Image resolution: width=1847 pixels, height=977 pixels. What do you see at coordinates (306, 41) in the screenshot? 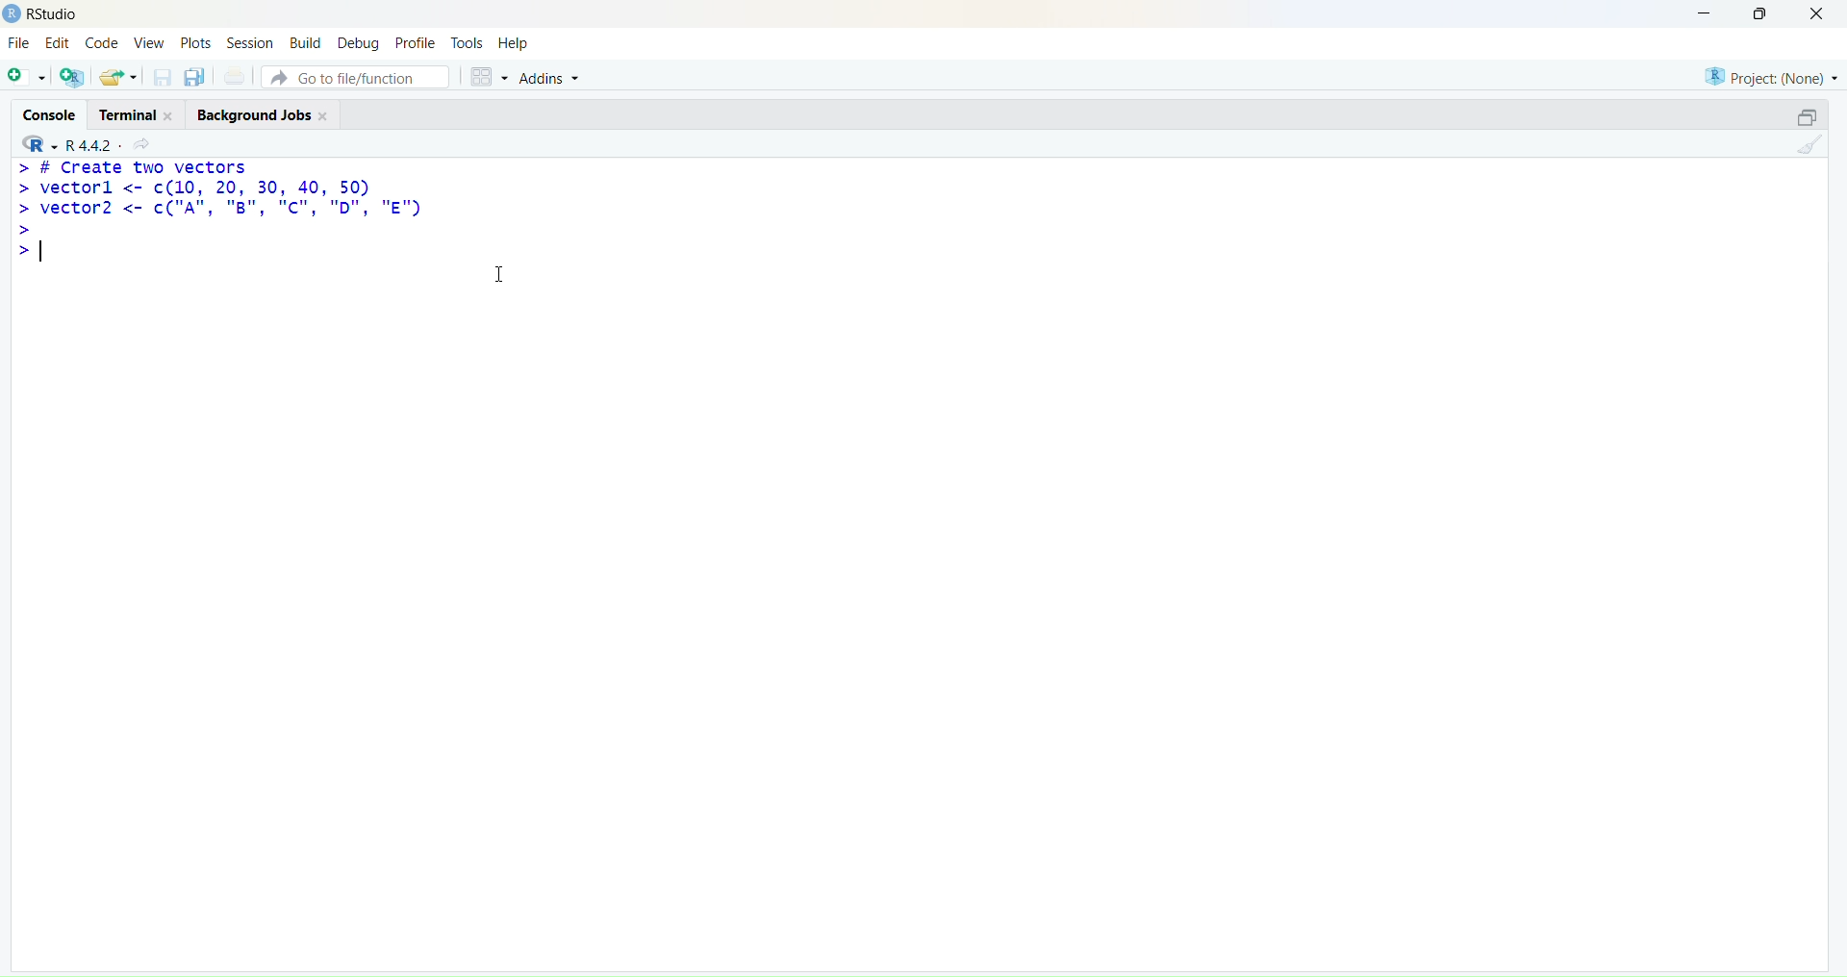
I see `Build` at bounding box center [306, 41].